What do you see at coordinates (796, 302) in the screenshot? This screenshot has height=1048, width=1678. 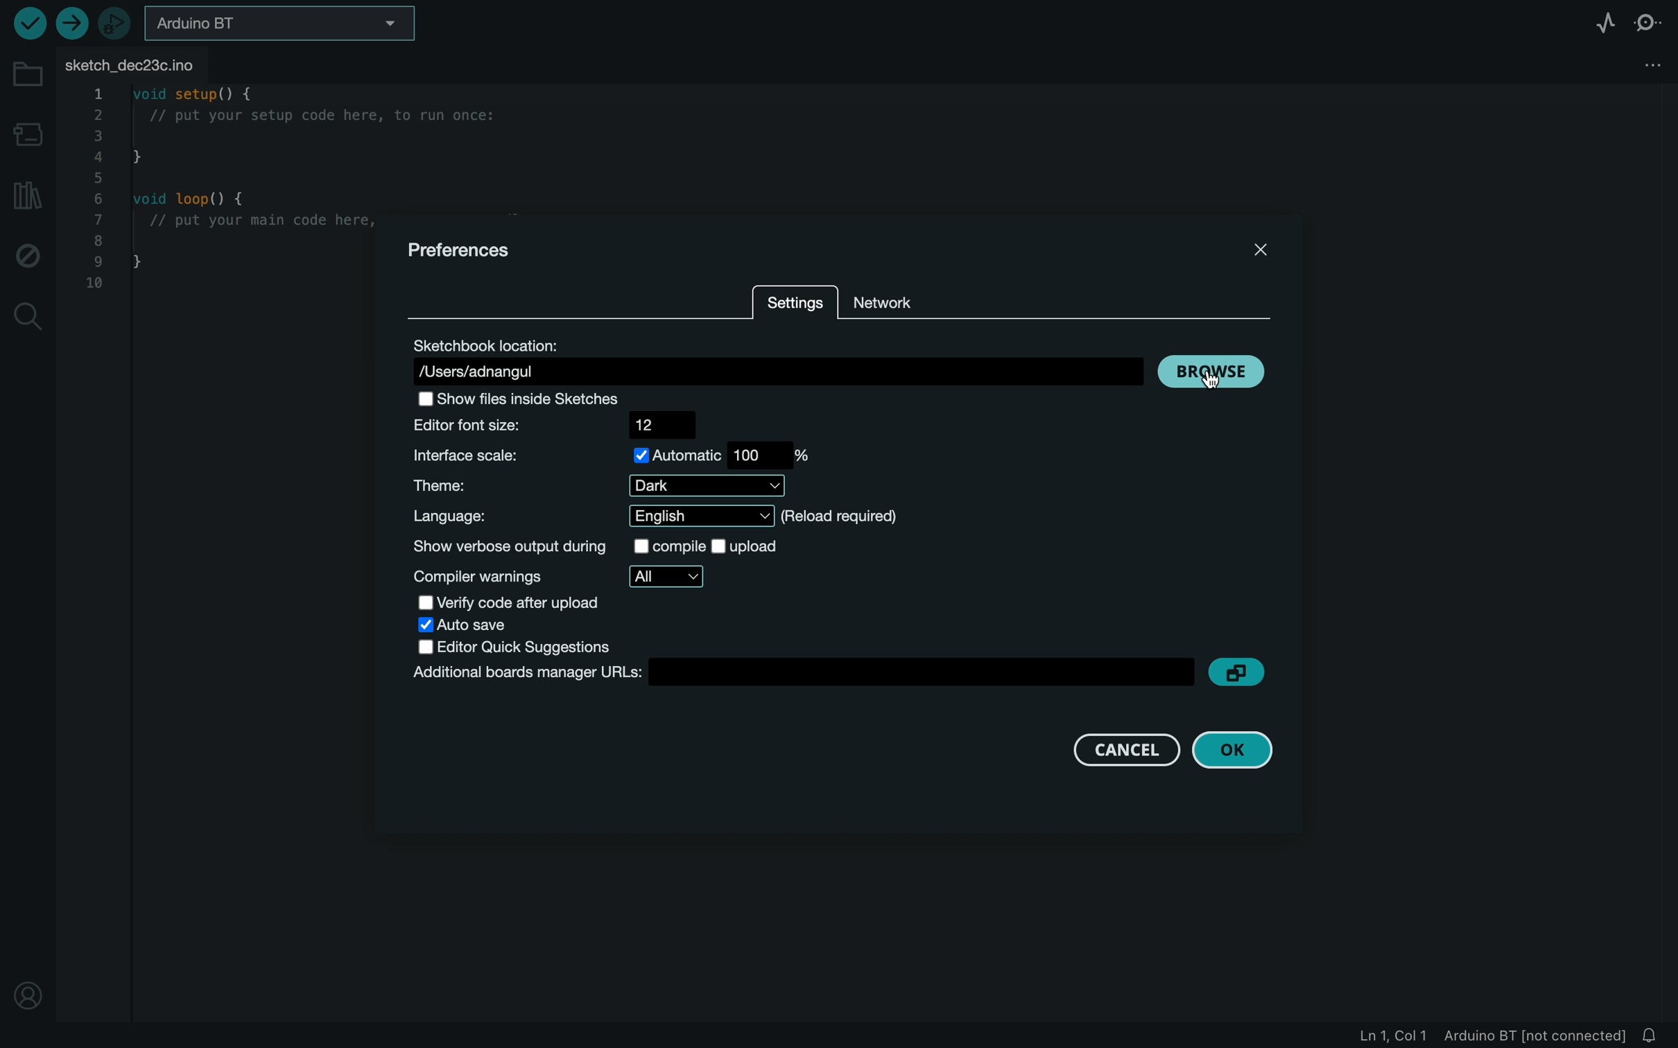 I see `settings` at bounding box center [796, 302].